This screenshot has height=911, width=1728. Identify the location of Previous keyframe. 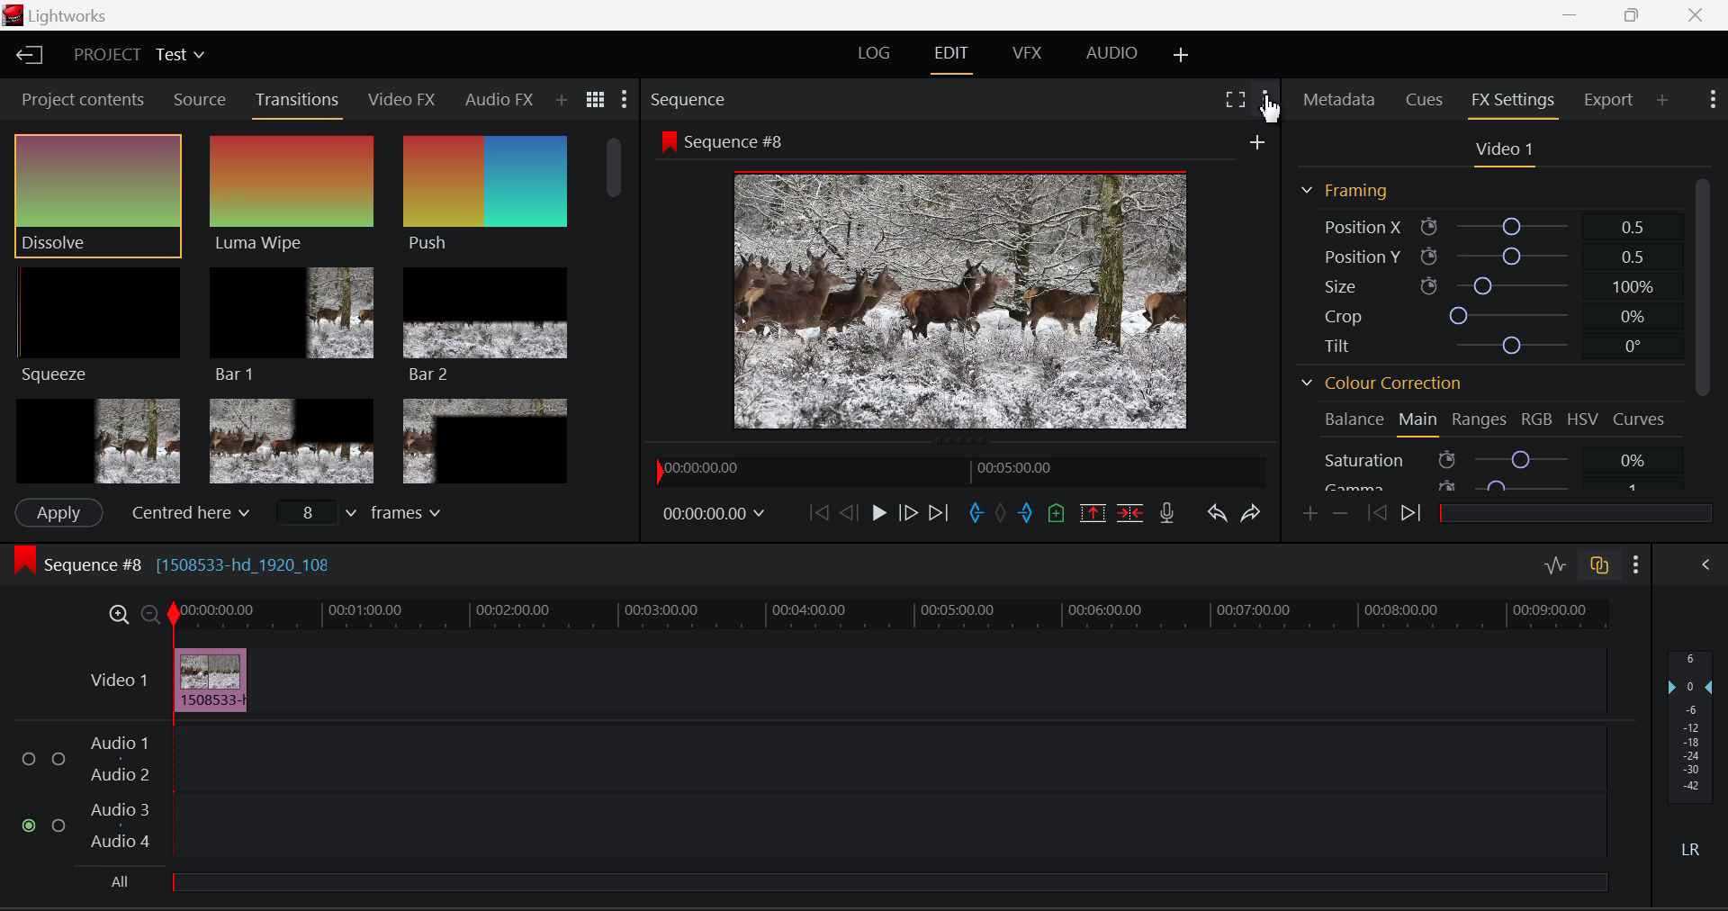
(1379, 512).